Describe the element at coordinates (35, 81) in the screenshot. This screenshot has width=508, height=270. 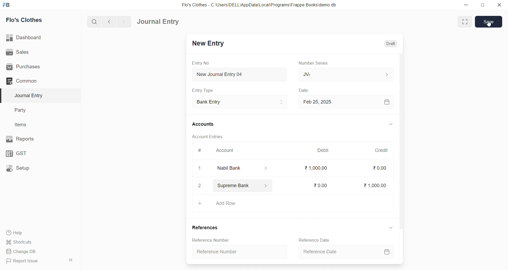
I see `Common` at that location.